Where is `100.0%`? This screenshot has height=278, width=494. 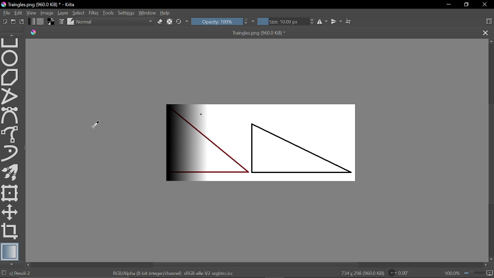
100.0% is located at coordinates (469, 273).